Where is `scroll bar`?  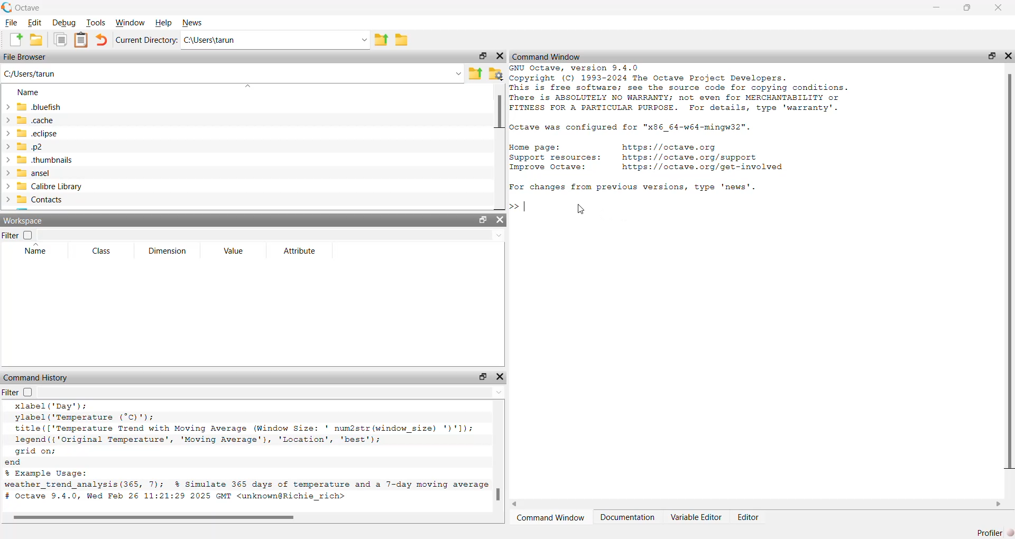 scroll bar is located at coordinates (496, 144).